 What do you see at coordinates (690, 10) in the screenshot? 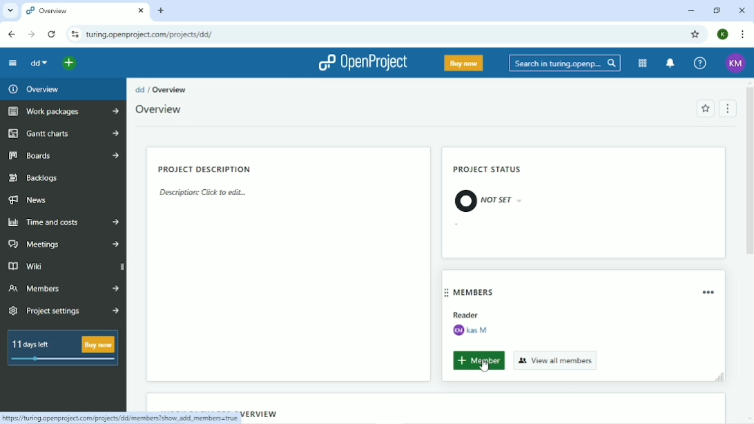
I see `Minimize` at bounding box center [690, 10].